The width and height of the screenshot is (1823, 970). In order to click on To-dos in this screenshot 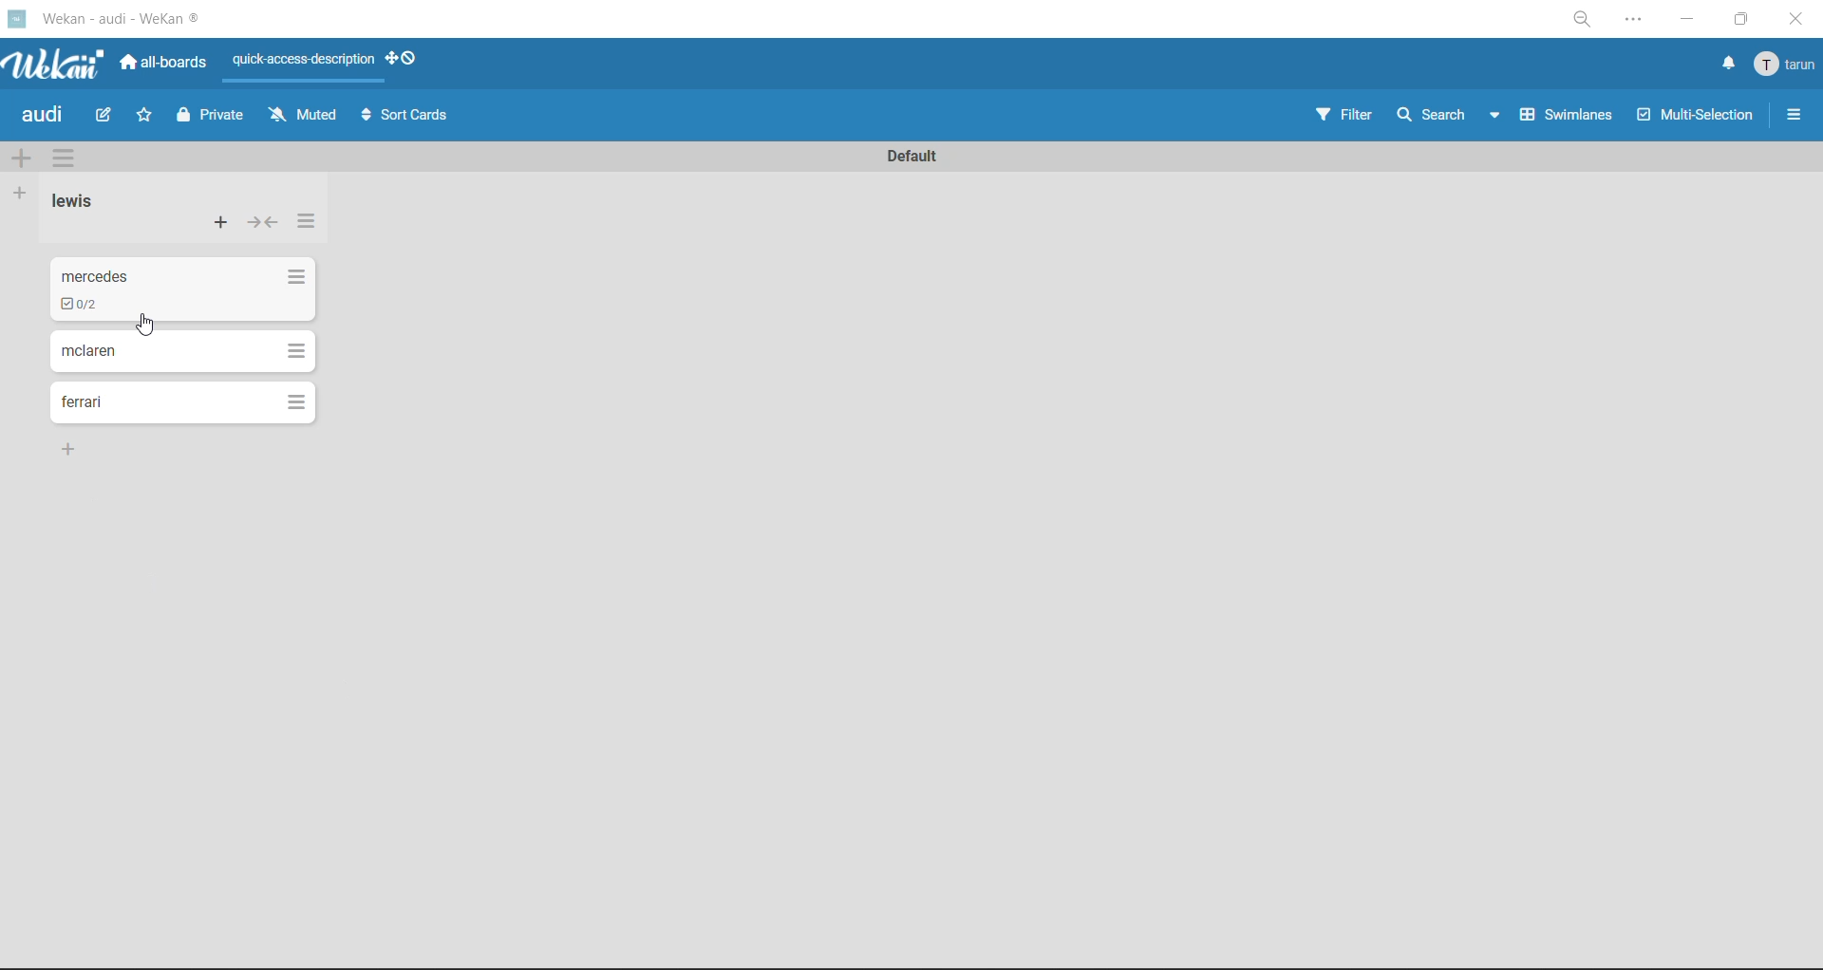, I will do `click(79, 305)`.